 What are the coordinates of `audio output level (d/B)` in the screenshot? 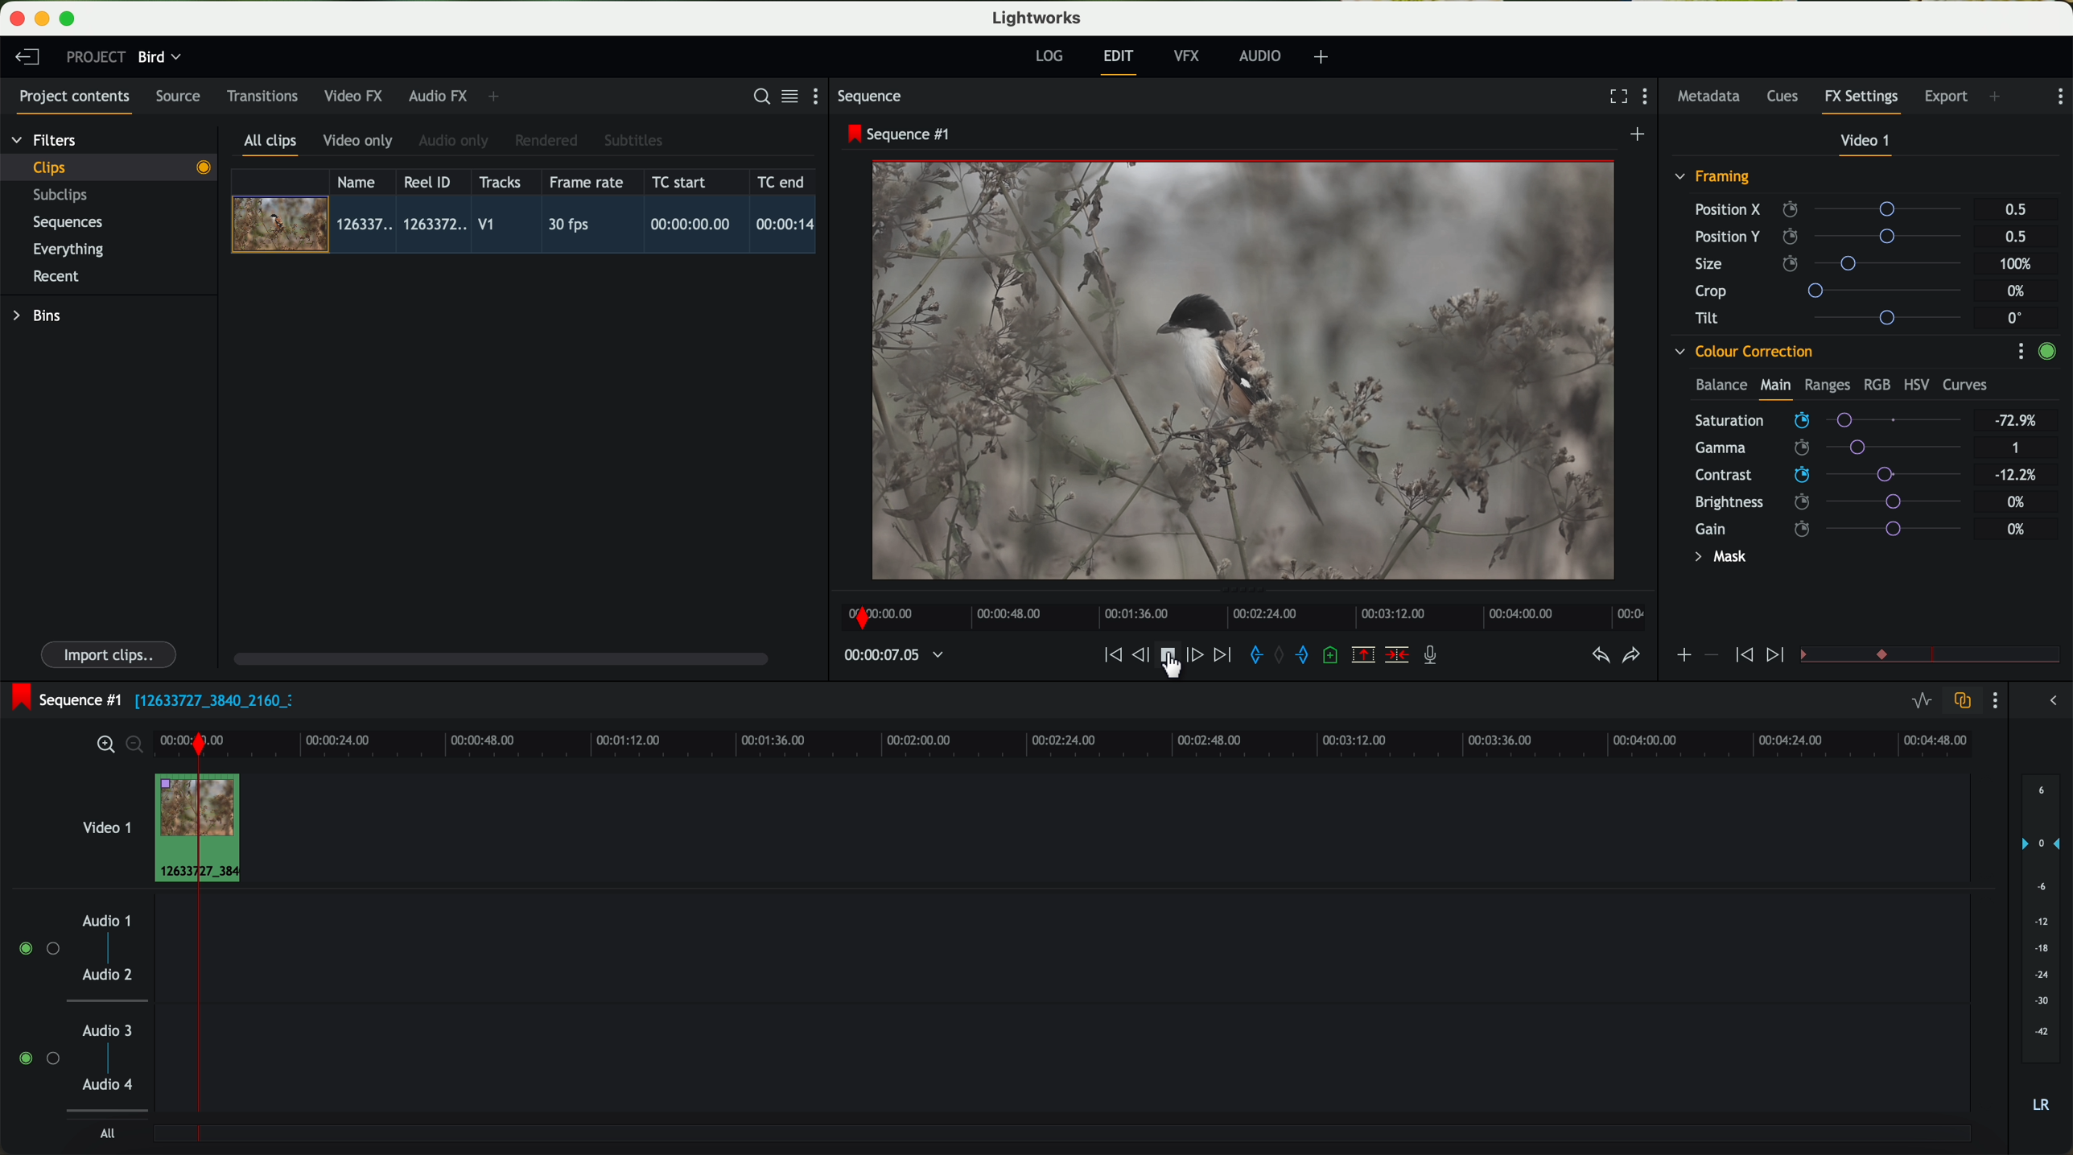 It's located at (2042, 949).